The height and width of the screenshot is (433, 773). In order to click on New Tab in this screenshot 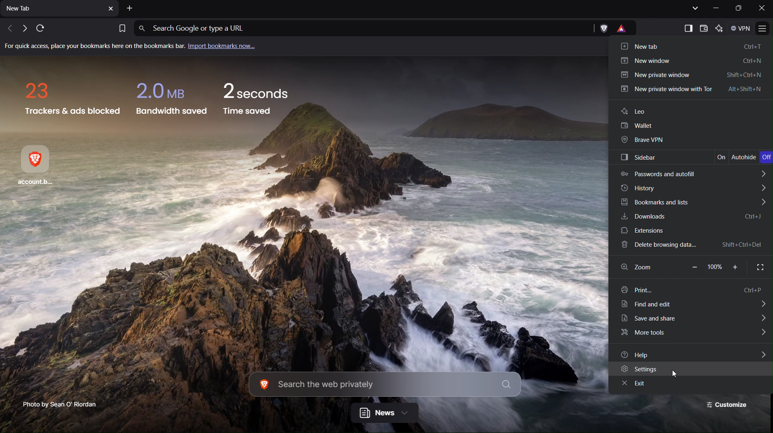, I will do `click(686, 46)`.